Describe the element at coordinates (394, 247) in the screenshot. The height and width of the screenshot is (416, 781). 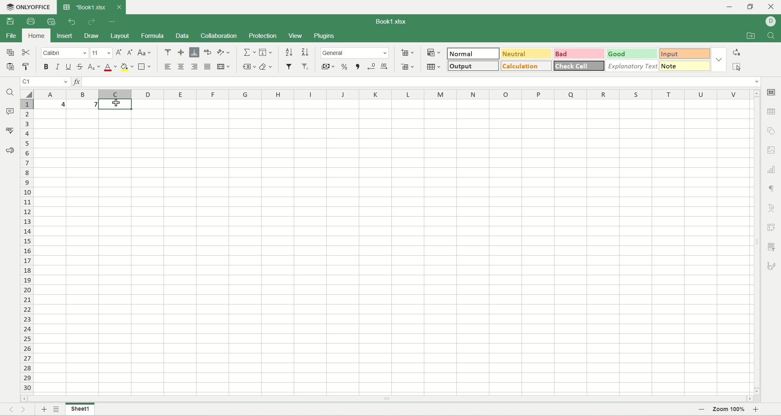
I see `worksheet` at that location.